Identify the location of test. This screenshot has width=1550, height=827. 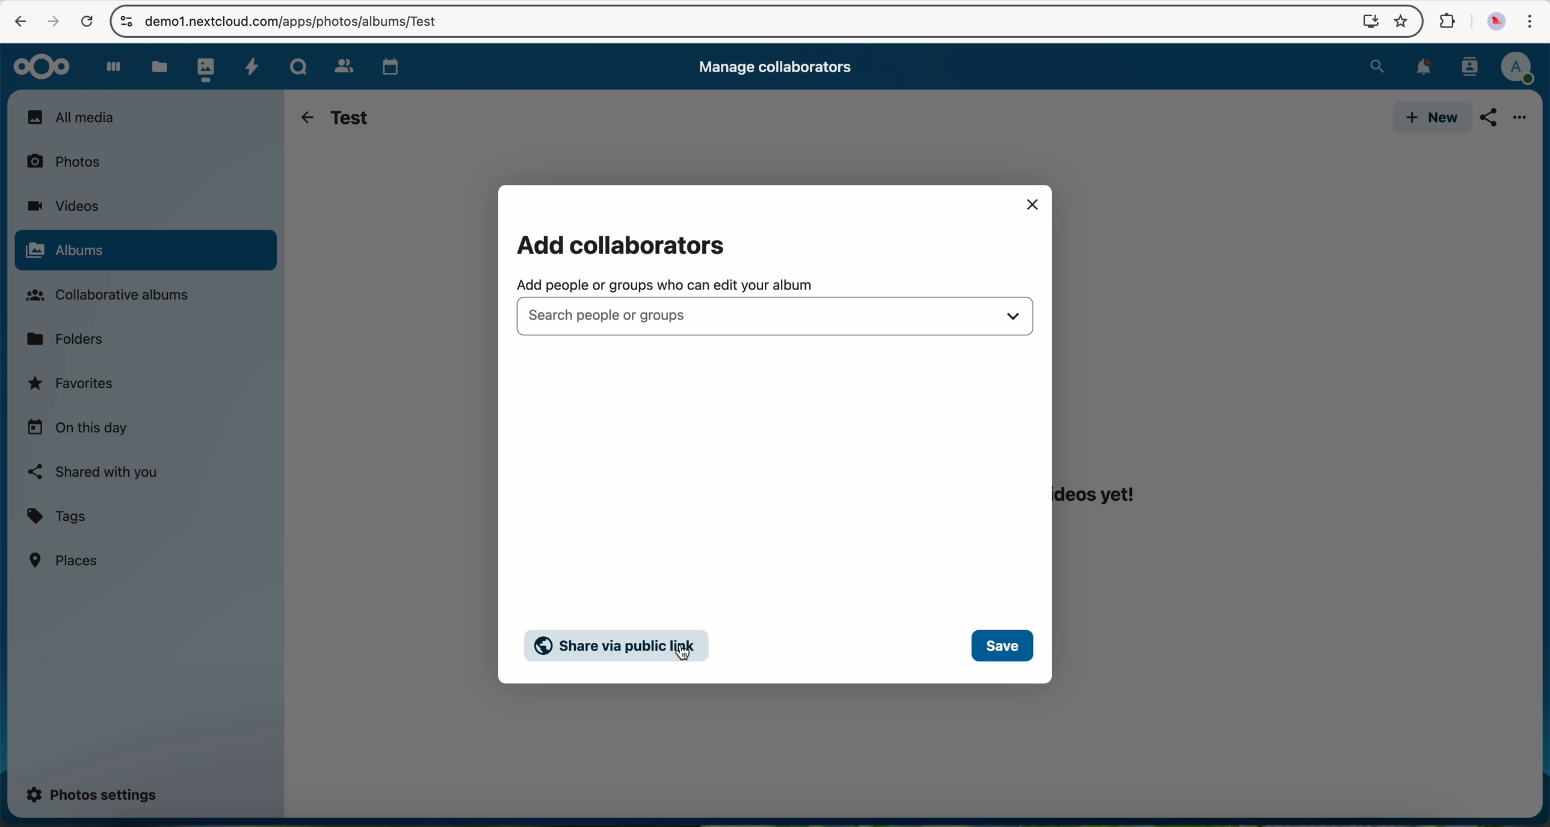
(351, 116).